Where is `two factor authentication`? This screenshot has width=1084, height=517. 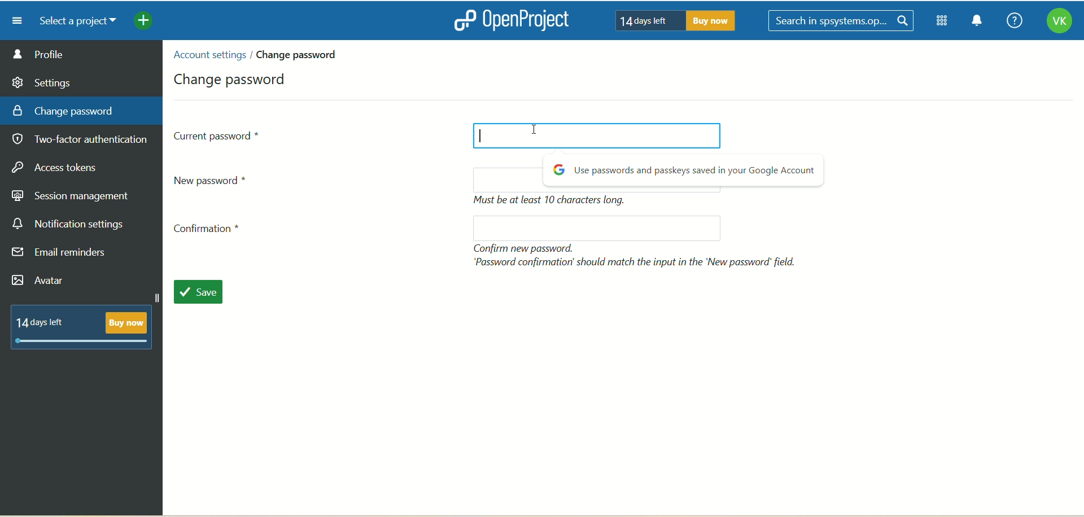 two factor authentication is located at coordinates (84, 141).